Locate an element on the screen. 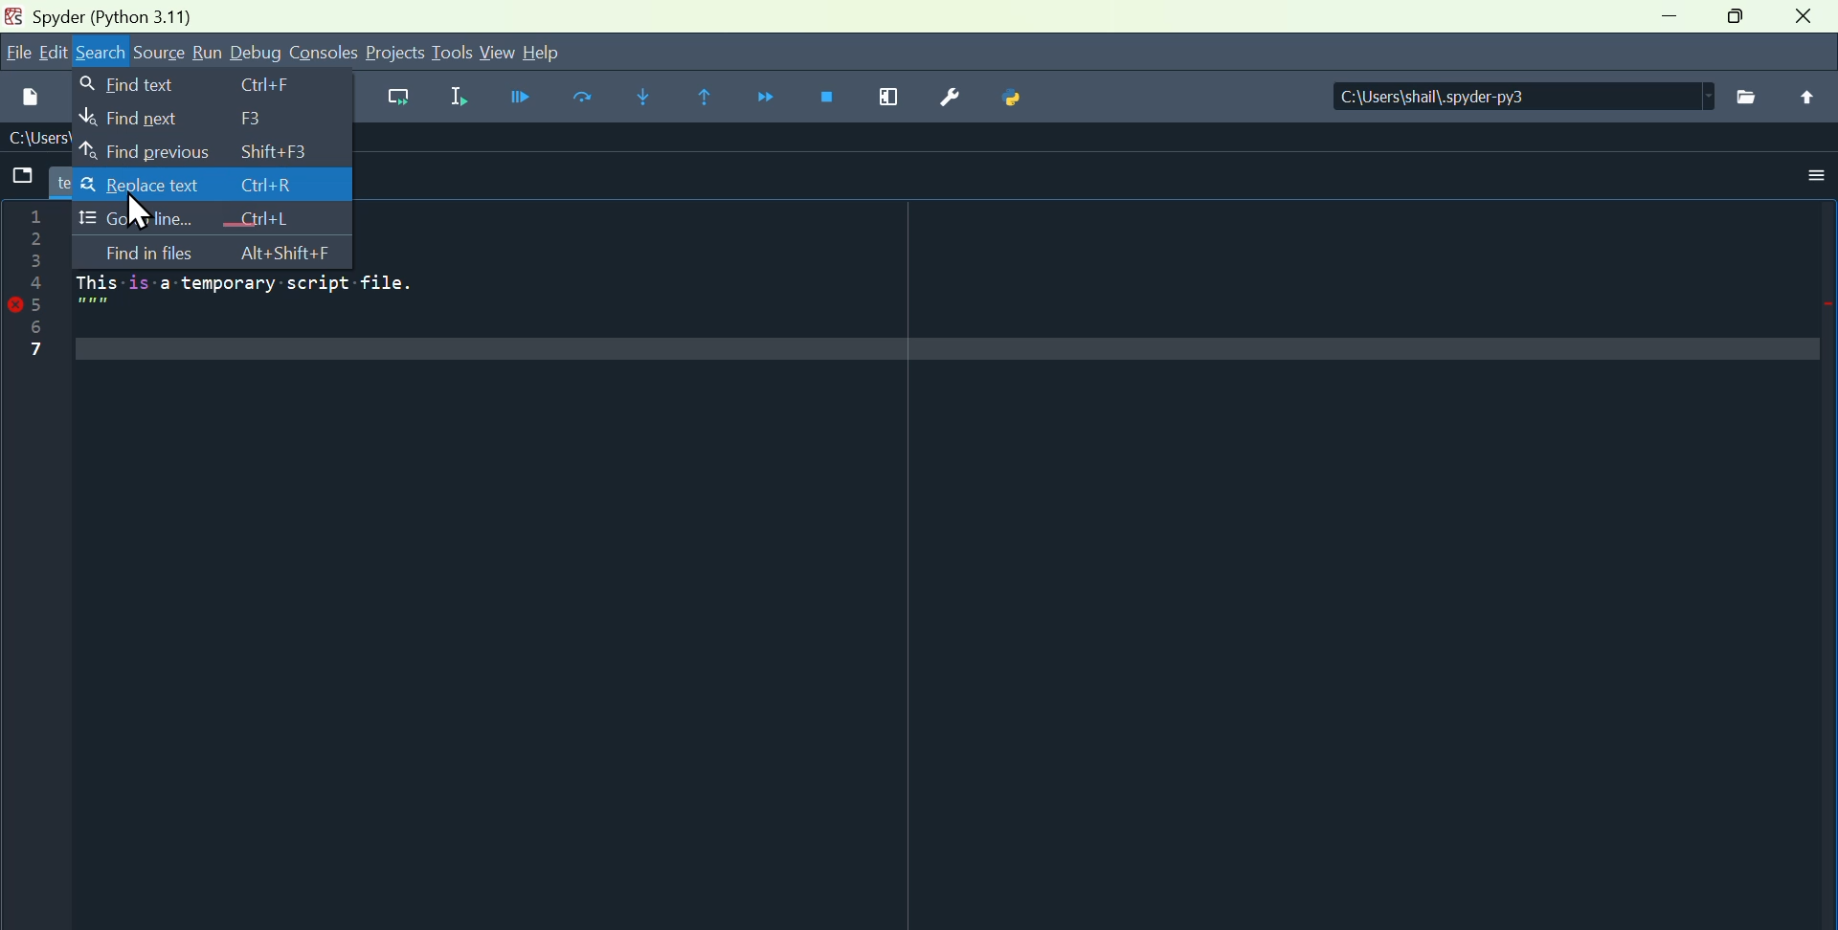 Image resolution: width=1838 pixels, height=930 pixels. Preferences is located at coordinates (948, 99).